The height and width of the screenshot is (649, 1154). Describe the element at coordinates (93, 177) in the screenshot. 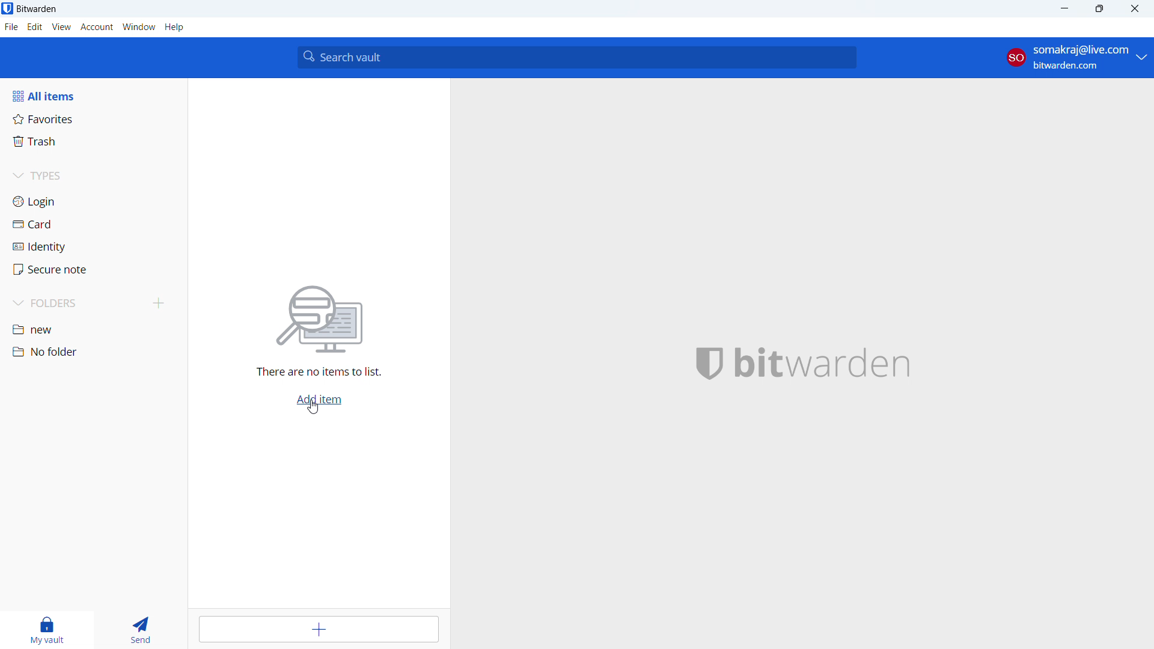

I see `types` at that location.